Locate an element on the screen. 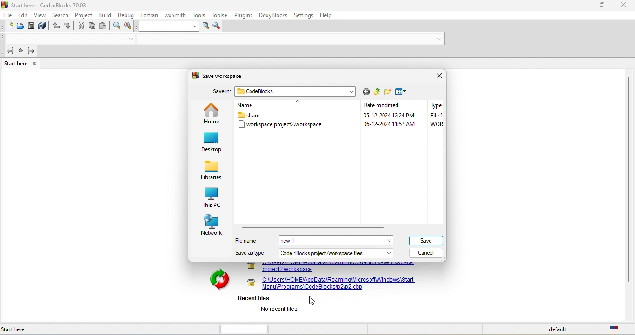  Code: Blocks project/workspace files  is located at coordinates (337, 253).